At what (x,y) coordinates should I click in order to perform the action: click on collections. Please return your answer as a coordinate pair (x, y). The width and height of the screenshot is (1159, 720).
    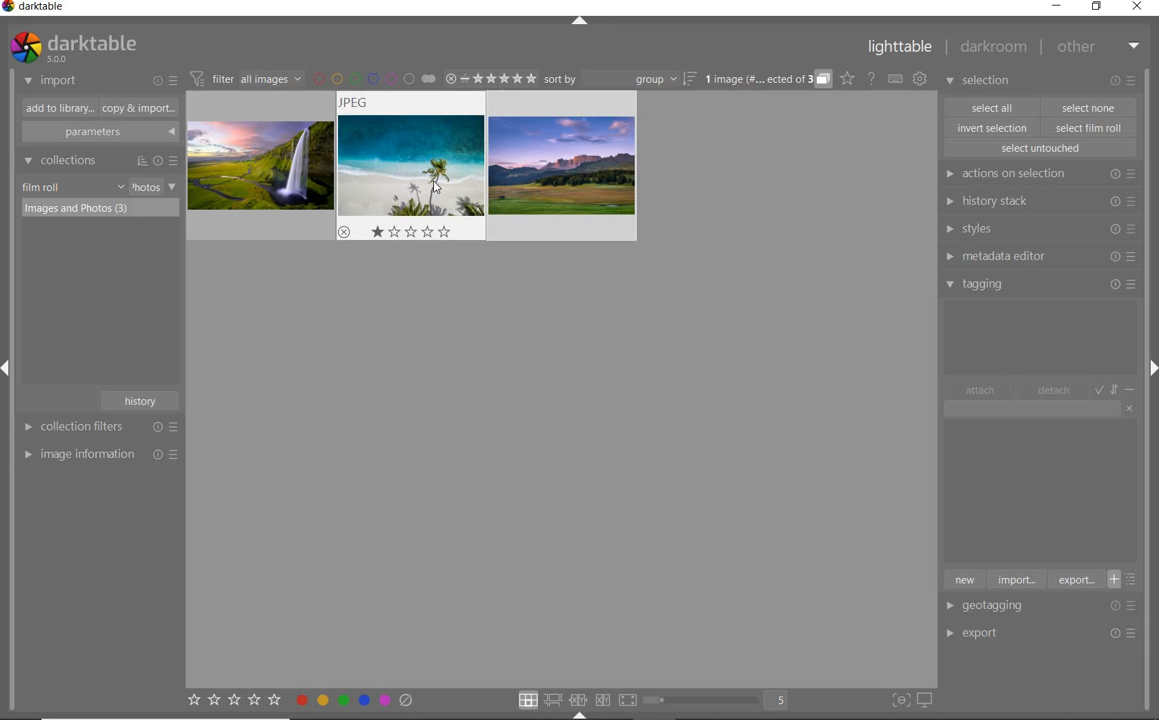
    Looking at the image, I should click on (99, 161).